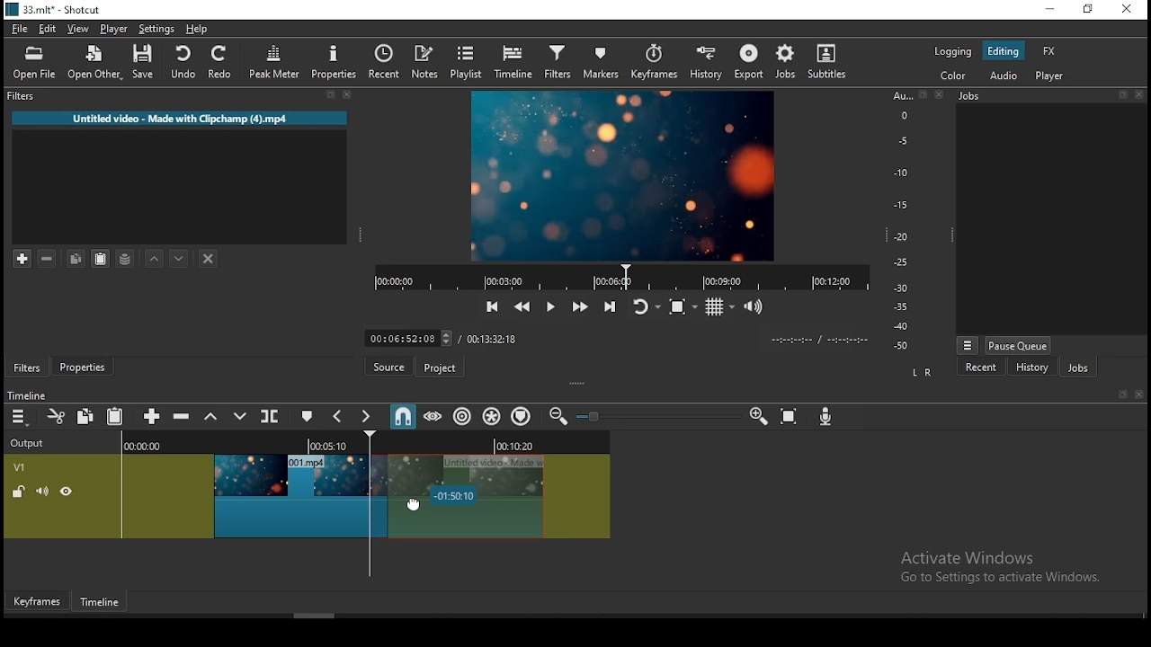 This screenshot has width=1151, height=647. Describe the element at coordinates (37, 599) in the screenshot. I see `Keyframe` at that location.